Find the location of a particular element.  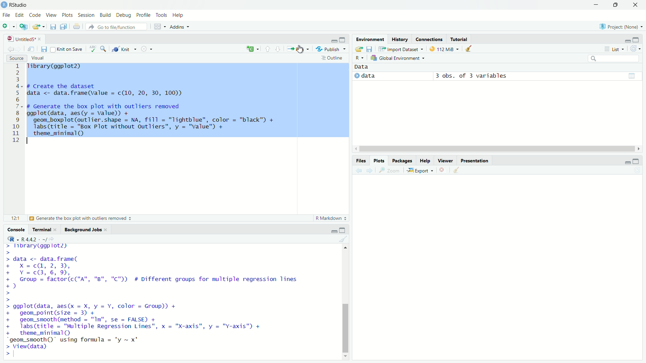

Help is located at coordinates (424, 160).